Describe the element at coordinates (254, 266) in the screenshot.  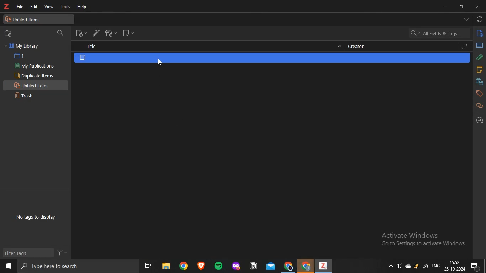
I see `application` at that location.